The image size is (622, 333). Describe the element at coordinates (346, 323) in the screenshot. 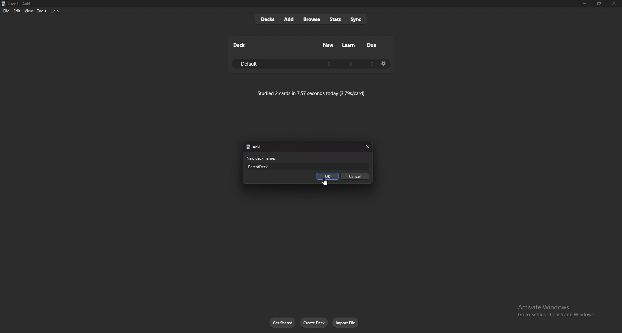

I see `import file` at that location.